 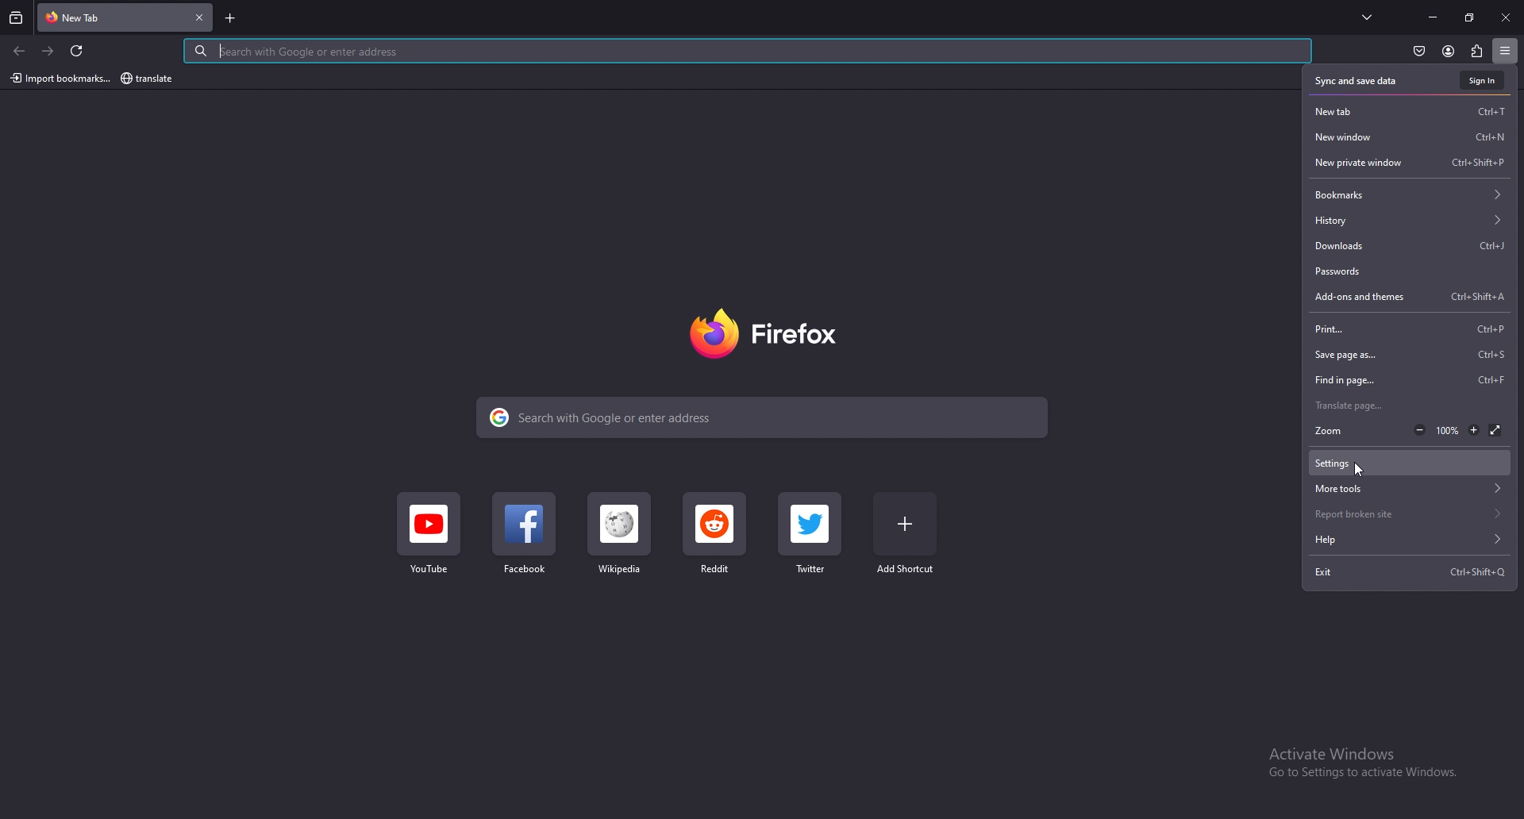 I want to click on settings, so click(x=1405, y=462).